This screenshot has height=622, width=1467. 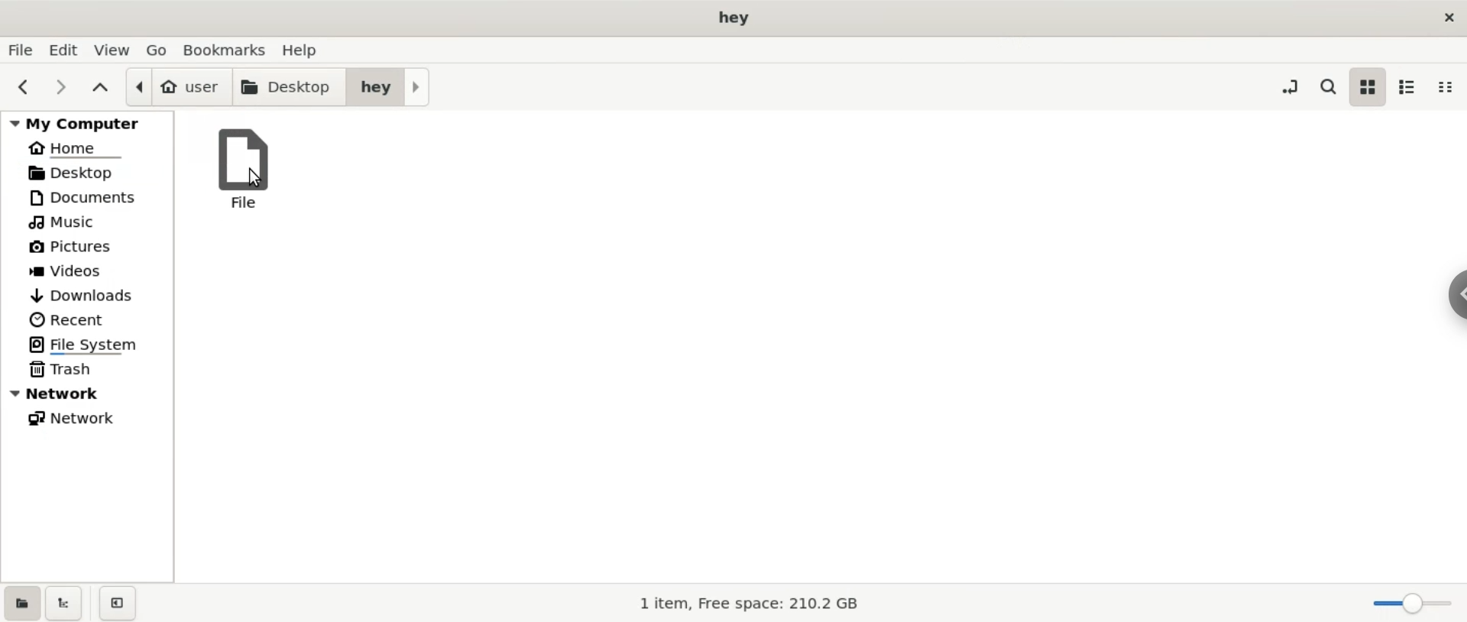 I want to click on search, so click(x=1326, y=86).